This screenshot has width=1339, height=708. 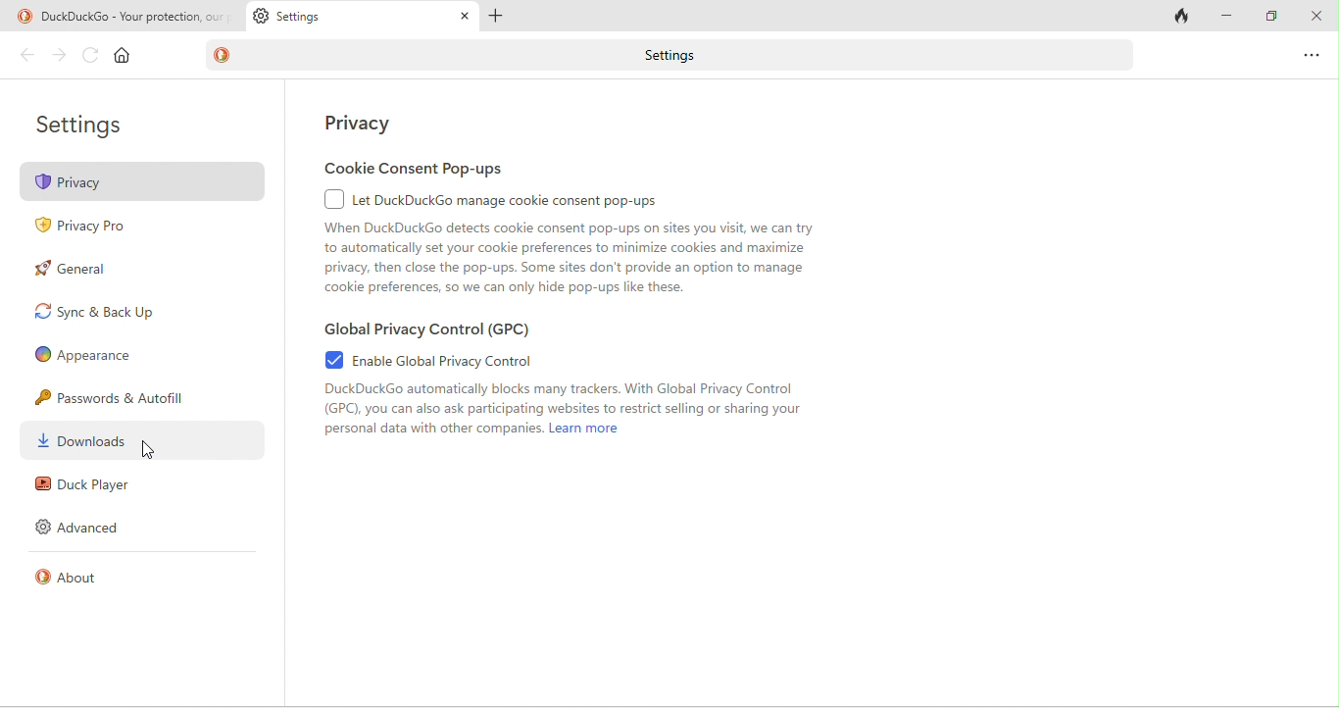 I want to click on Let DuckDuckGo manage cookie consent pop-ups, so click(x=510, y=200).